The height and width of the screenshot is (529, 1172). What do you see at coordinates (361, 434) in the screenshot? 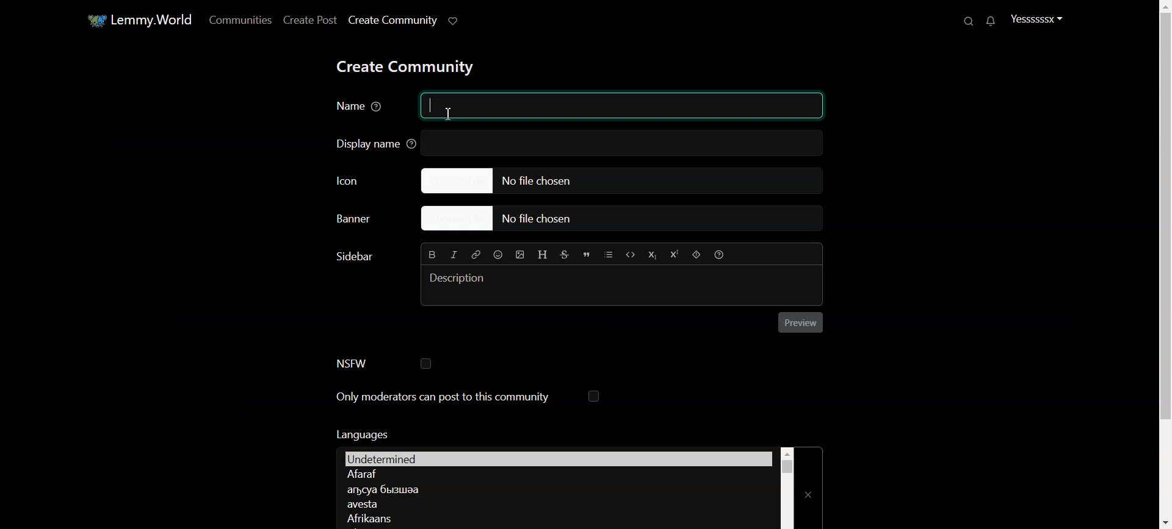
I see `Text` at bounding box center [361, 434].